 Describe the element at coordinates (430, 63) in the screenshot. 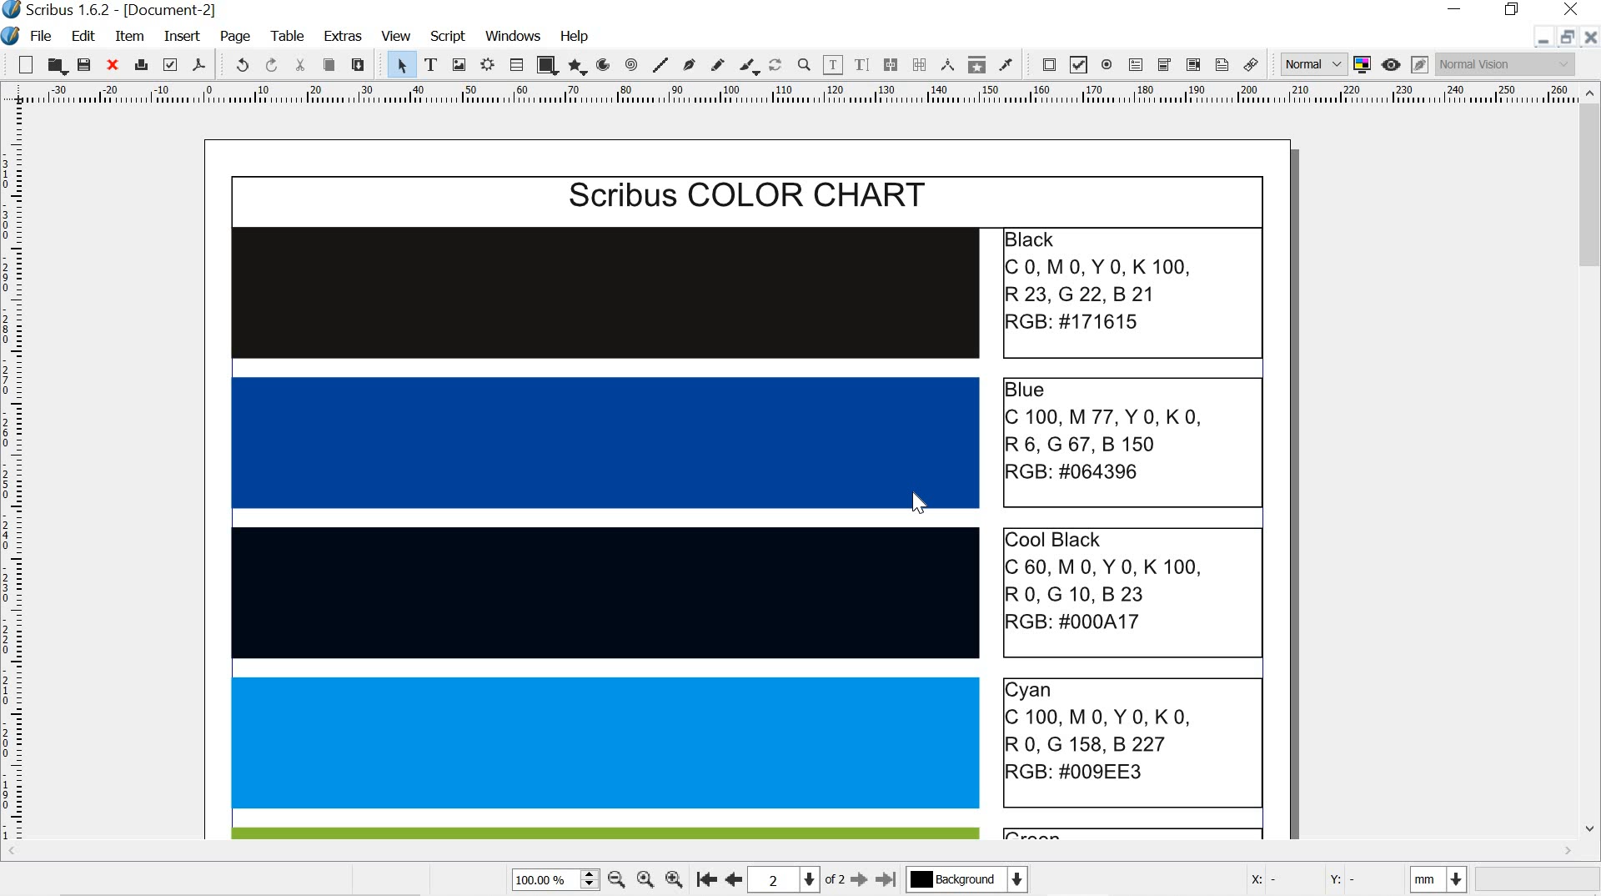

I see `text frame` at that location.